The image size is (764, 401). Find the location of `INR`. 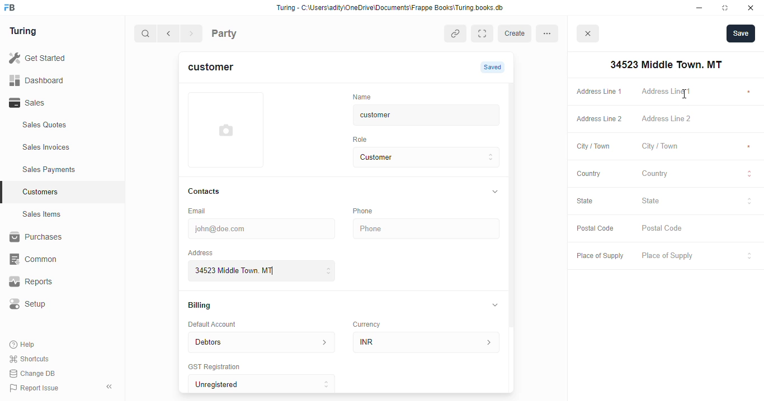

INR is located at coordinates (428, 342).